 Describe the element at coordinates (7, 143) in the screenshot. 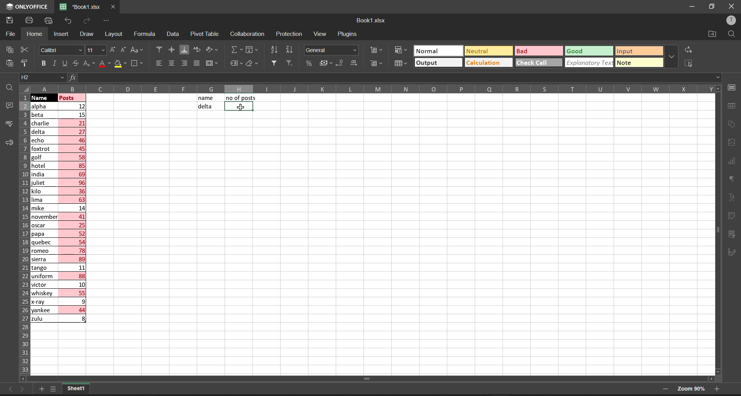

I see `feedback and support` at that location.